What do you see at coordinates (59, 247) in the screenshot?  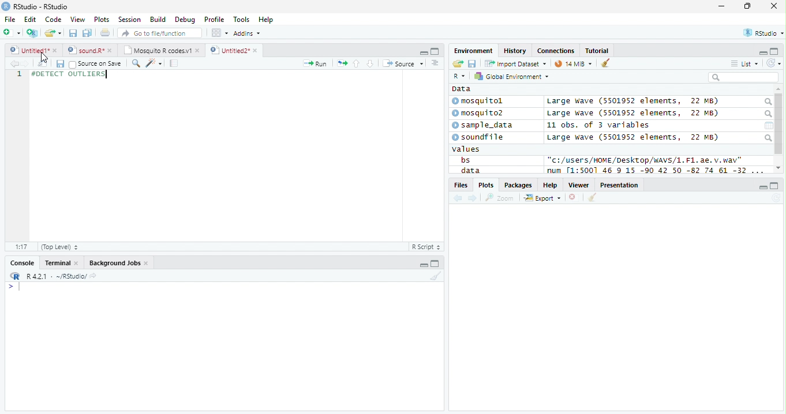 I see `(Top Level)` at bounding box center [59, 247].